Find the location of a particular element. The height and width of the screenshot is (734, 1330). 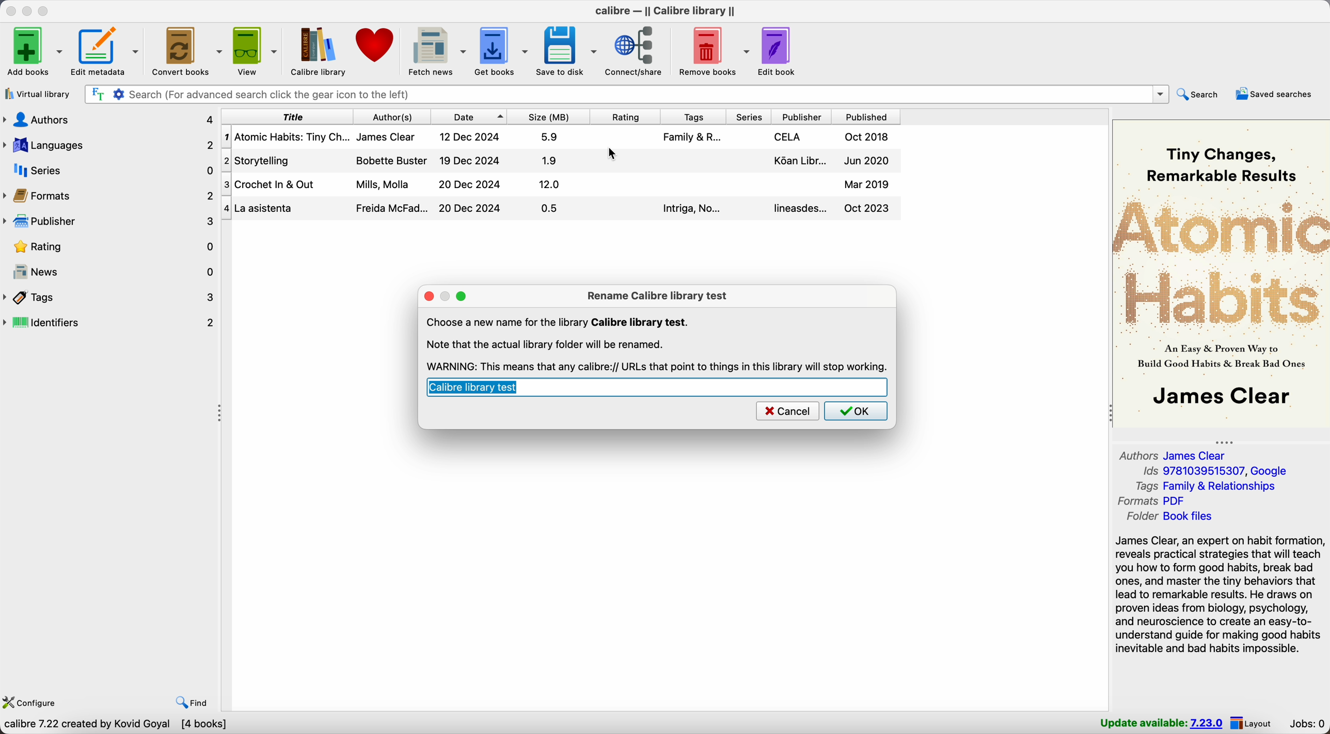

close popup is located at coordinates (429, 297).